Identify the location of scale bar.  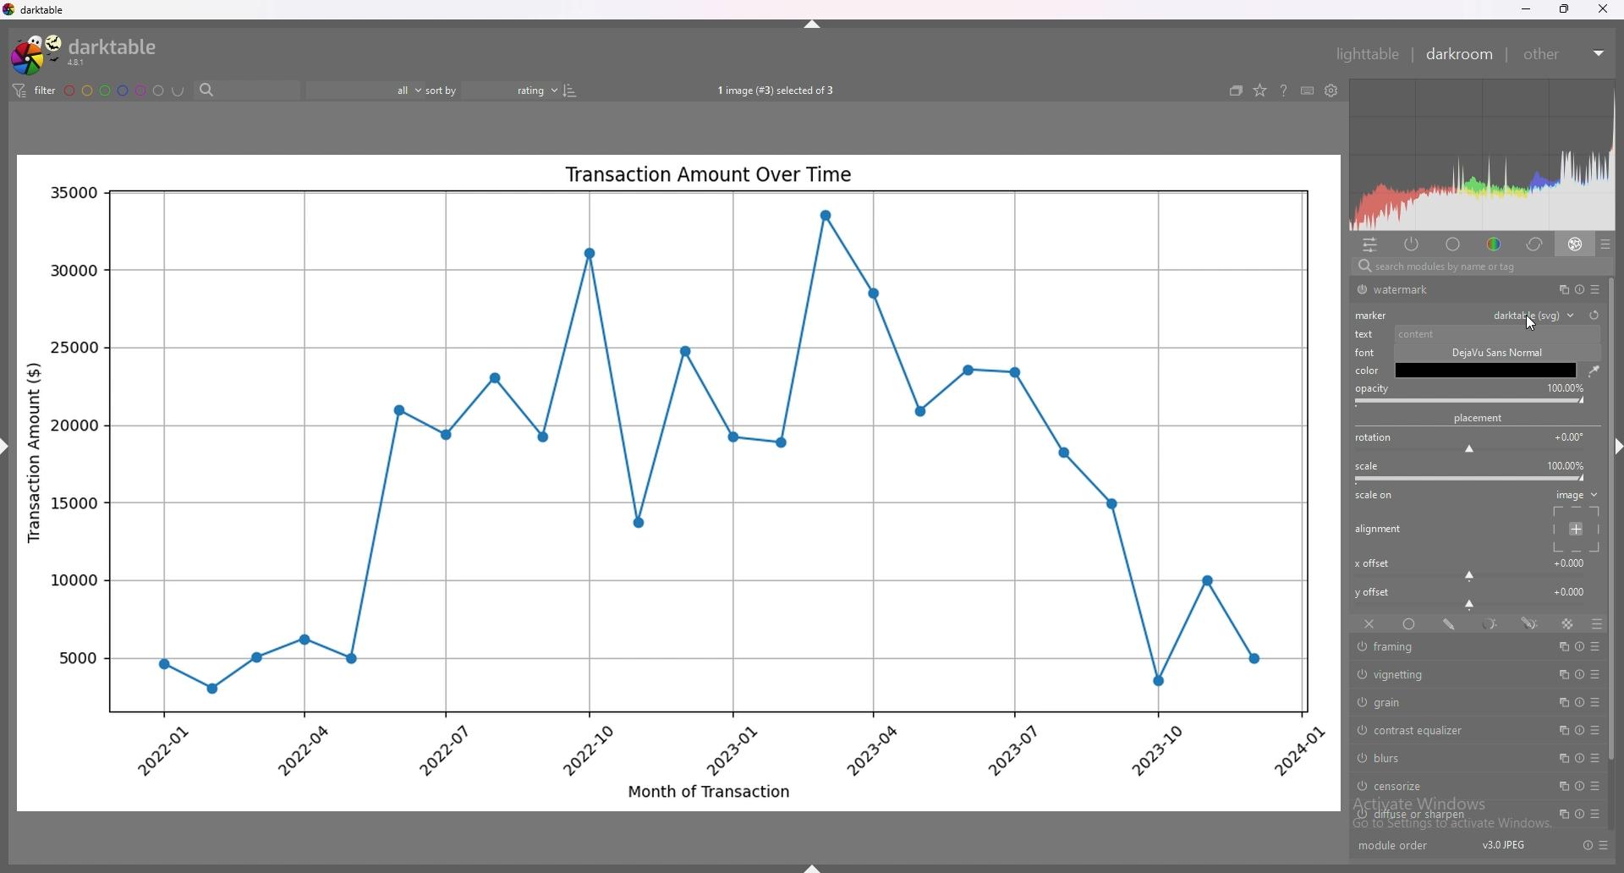
(1472, 478).